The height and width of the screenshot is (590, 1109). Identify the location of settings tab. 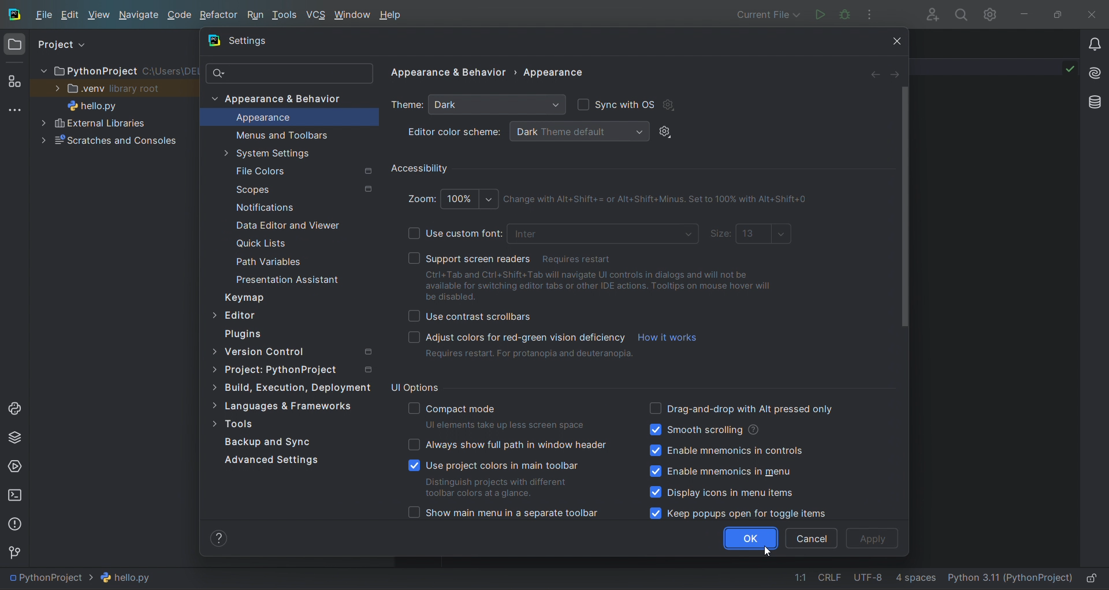
(288, 41).